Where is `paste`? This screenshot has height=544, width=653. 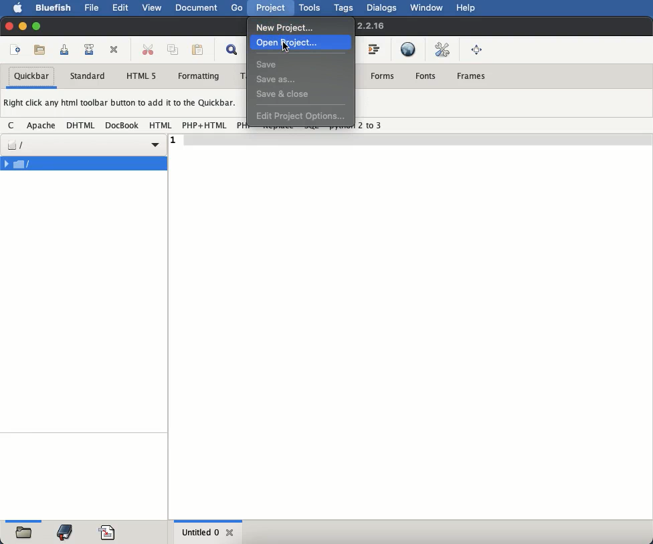
paste is located at coordinates (199, 49).